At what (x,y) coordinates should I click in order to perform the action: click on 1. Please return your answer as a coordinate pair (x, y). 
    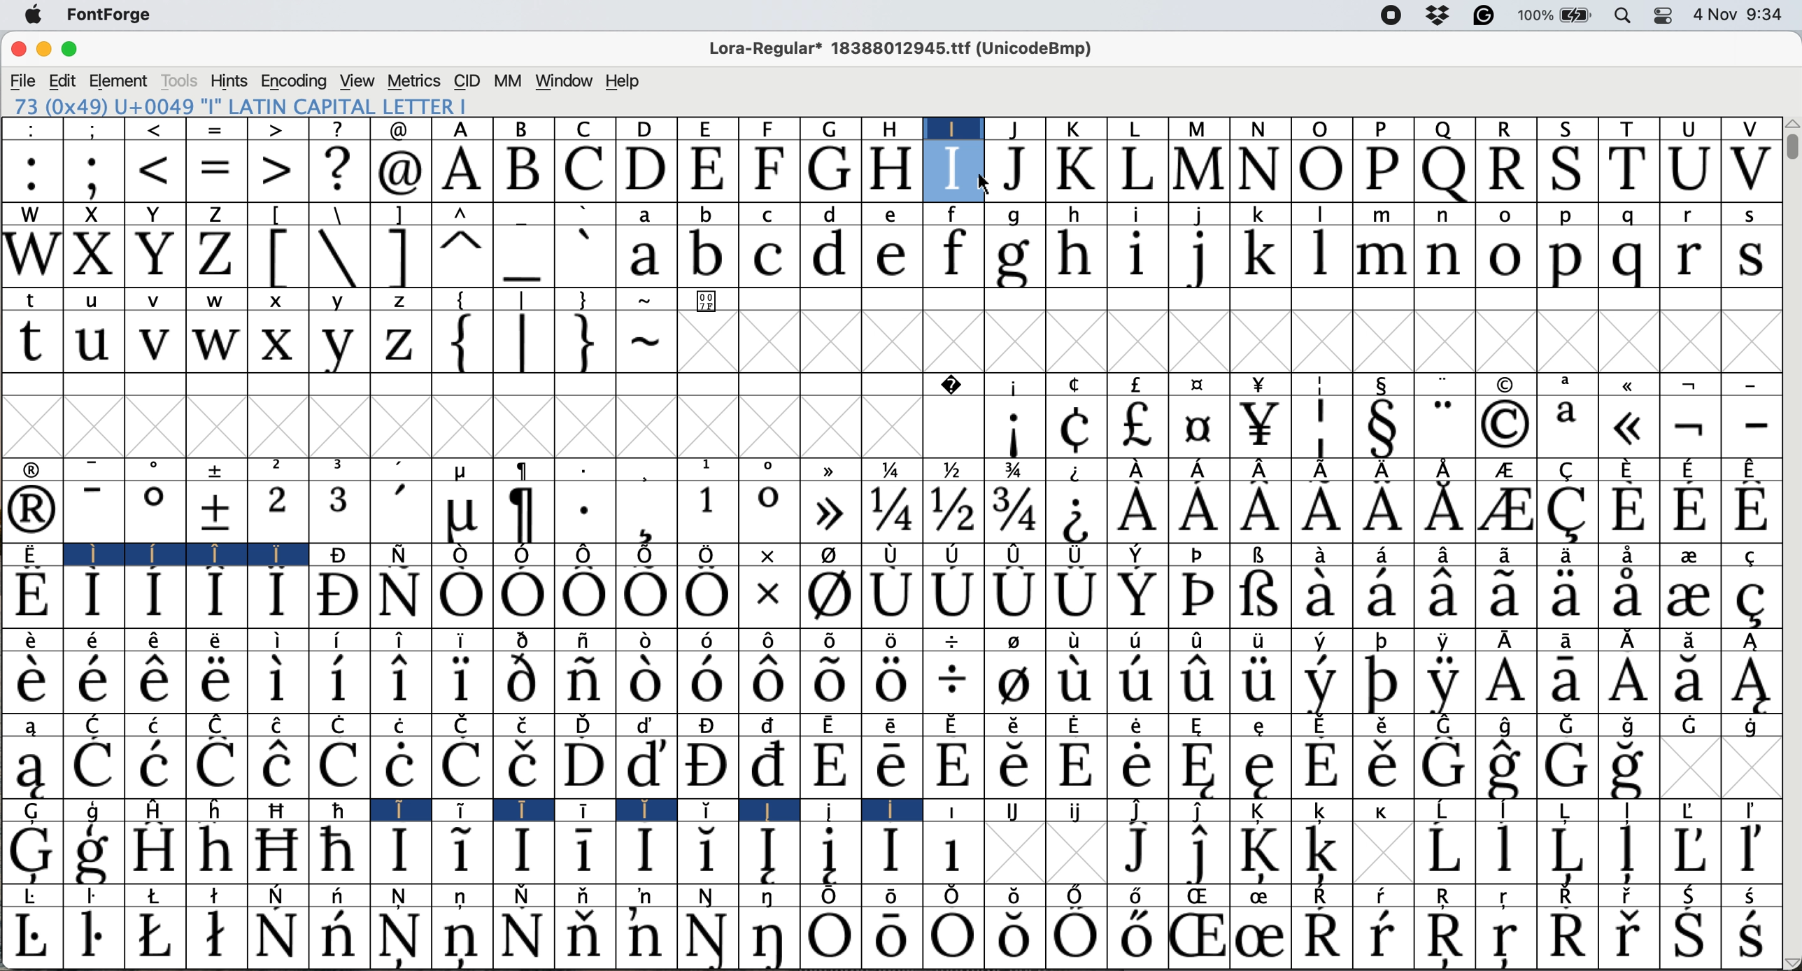
    Looking at the image, I should click on (707, 511).